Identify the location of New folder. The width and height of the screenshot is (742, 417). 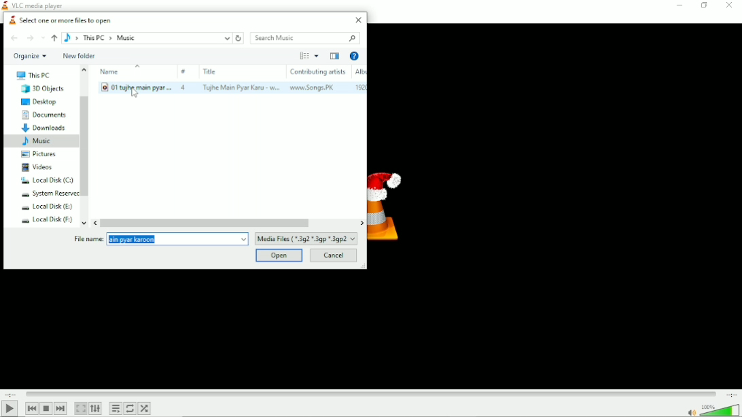
(79, 56).